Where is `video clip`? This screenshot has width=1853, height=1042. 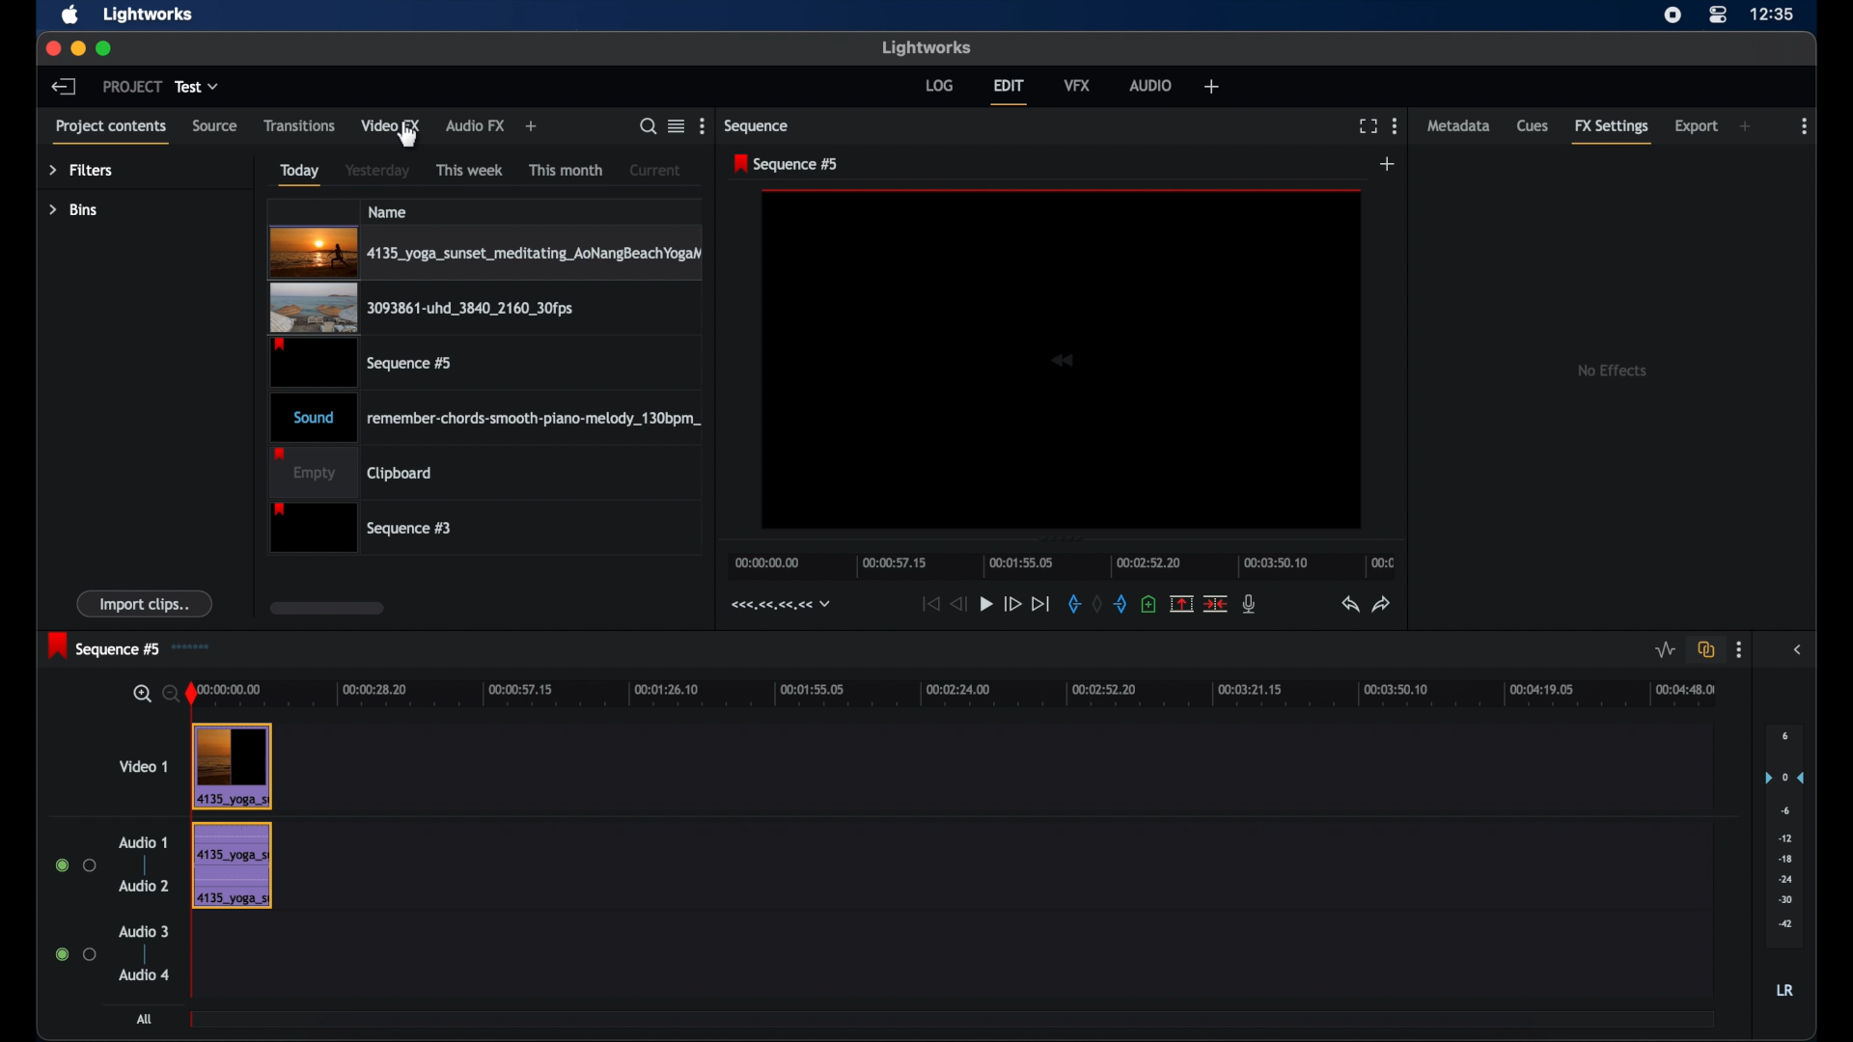
video clip is located at coordinates (232, 766).